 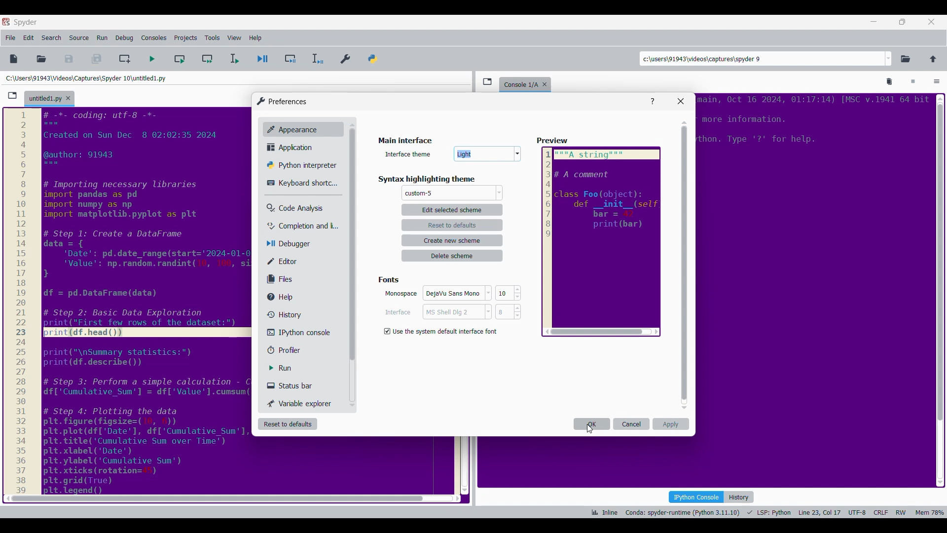 I want to click on Show in smaller tab, so click(x=902, y=22).